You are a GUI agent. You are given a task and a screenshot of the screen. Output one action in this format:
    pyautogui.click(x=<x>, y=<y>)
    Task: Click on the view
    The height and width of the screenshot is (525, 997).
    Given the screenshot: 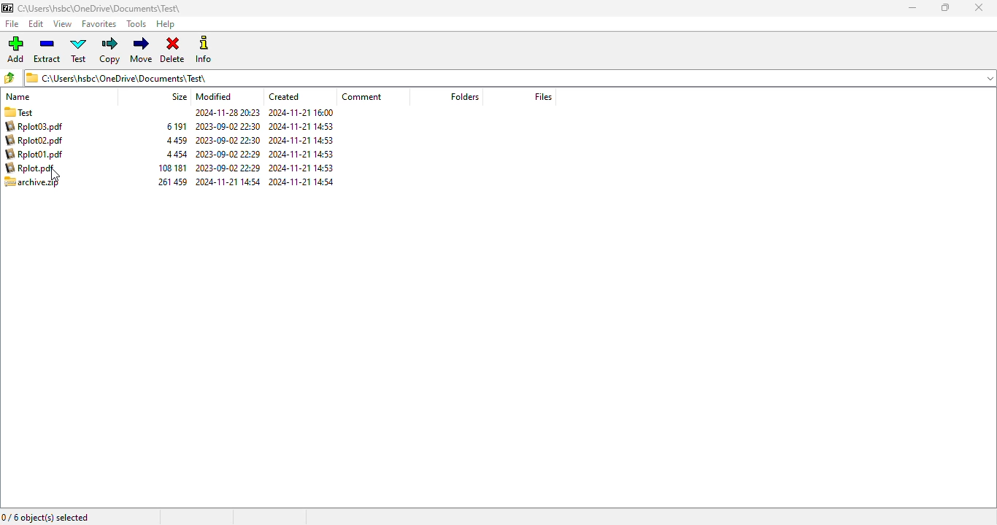 What is the action you would take?
    pyautogui.click(x=62, y=24)
    